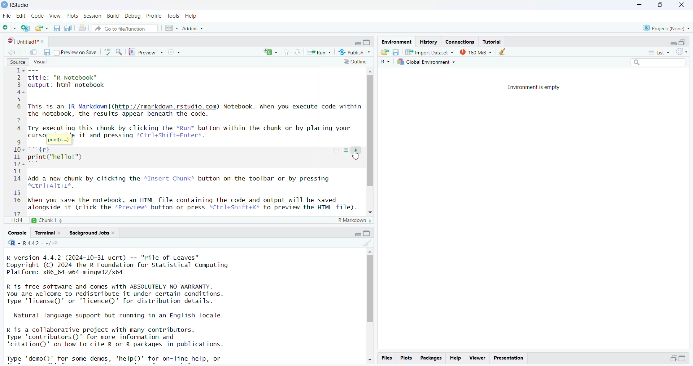  Describe the element at coordinates (684, 42) in the screenshot. I see `collapse` at that location.